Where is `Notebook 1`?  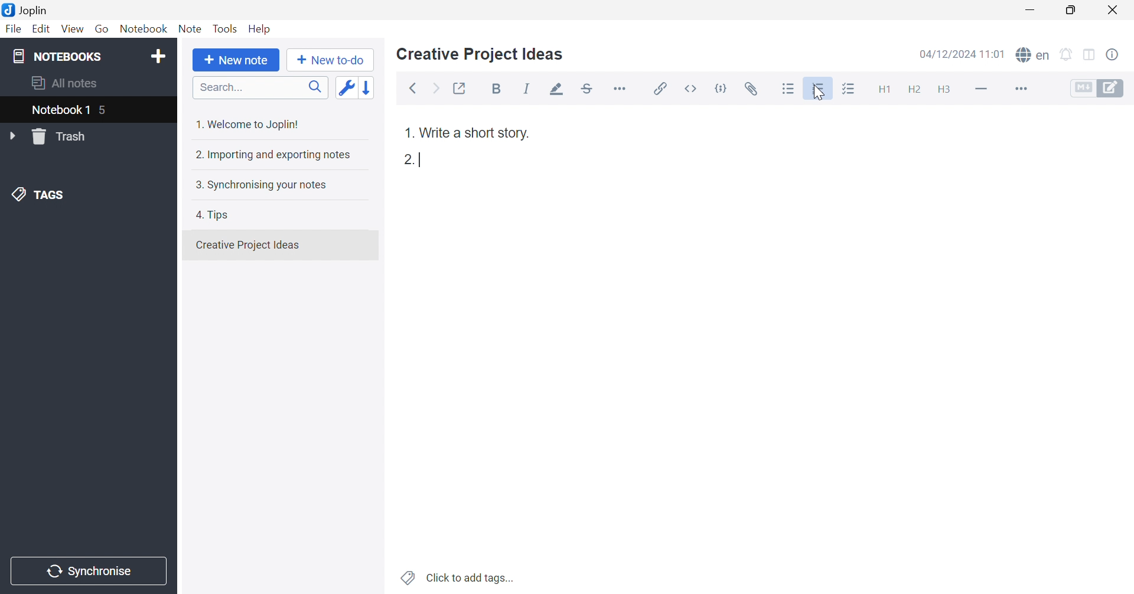
Notebook 1 is located at coordinates (59, 111).